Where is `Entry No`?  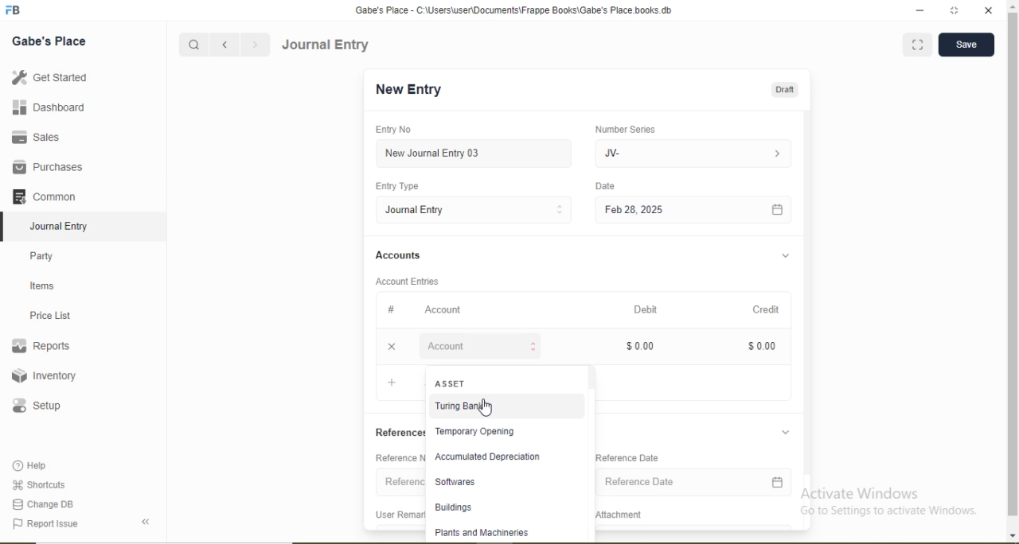
Entry No is located at coordinates (395, 129).